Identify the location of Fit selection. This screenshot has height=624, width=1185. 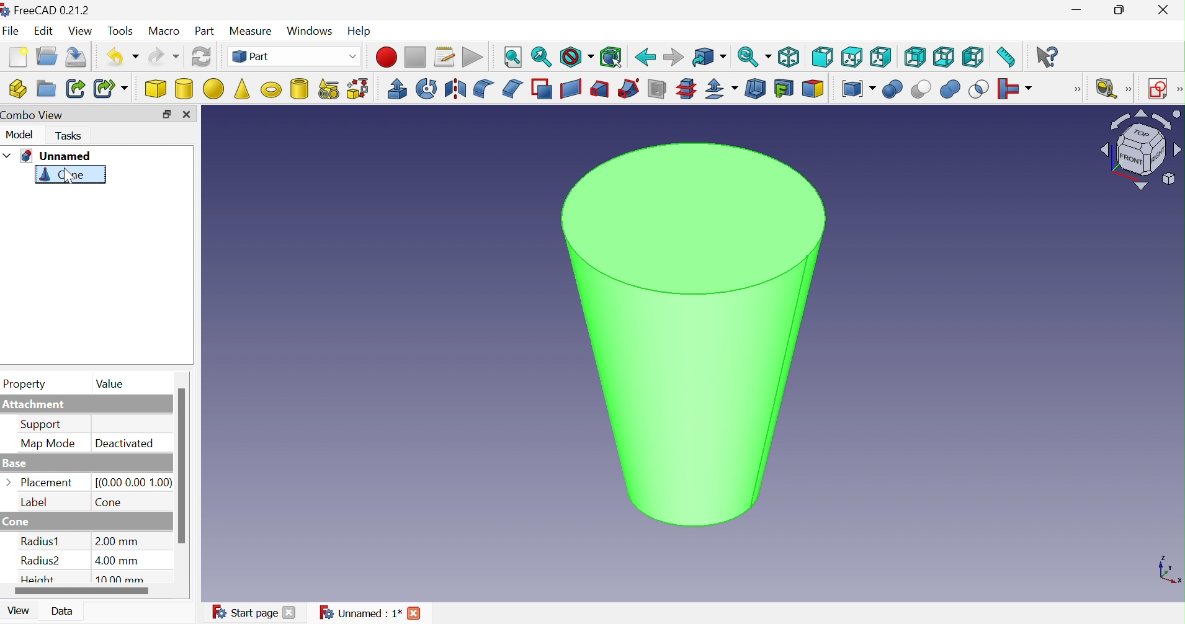
(540, 59).